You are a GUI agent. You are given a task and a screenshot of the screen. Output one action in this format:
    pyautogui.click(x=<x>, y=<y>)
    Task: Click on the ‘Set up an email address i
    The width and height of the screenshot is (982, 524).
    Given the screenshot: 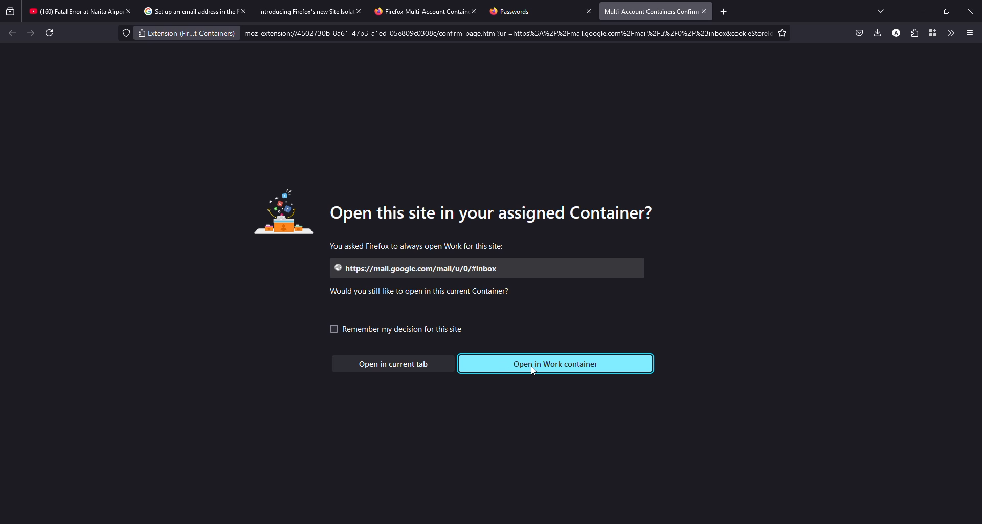 What is the action you would take?
    pyautogui.click(x=181, y=11)
    